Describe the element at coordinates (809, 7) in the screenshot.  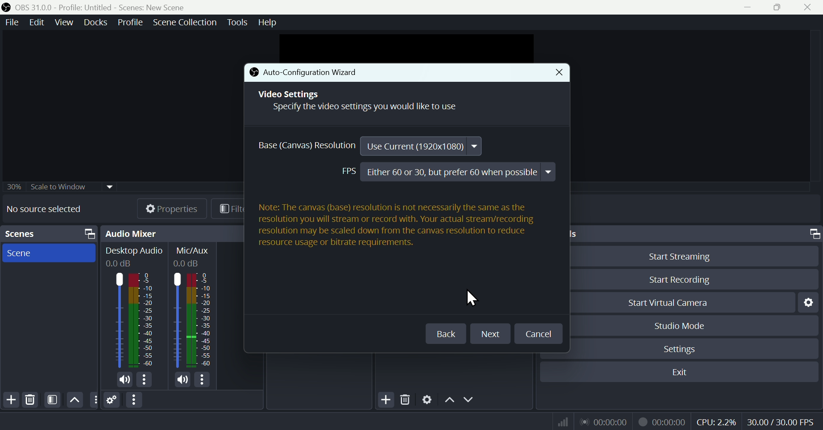
I see `close` at that location.